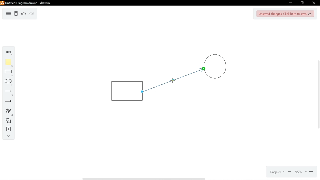 The image size is (320, 180). I want to click on Rectangle, so click(127, 91).